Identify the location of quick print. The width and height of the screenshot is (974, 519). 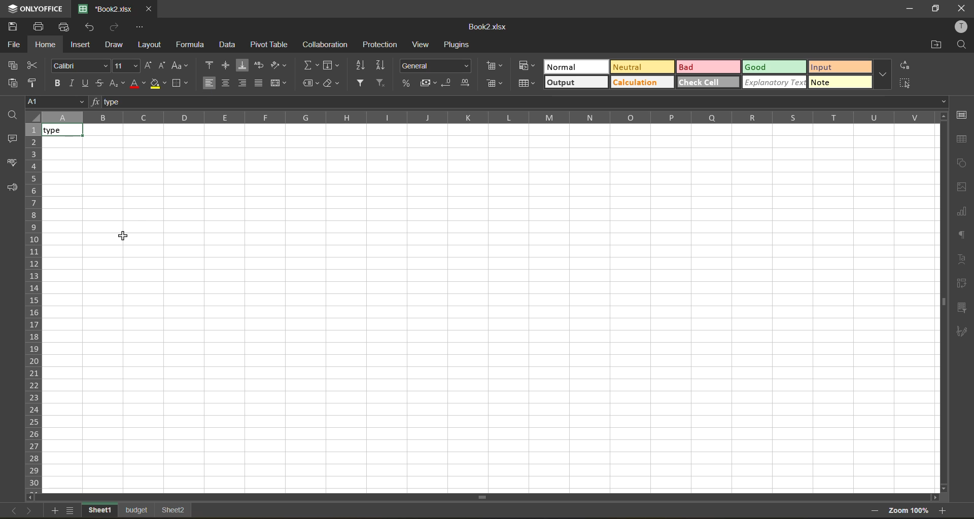
(64, 27).